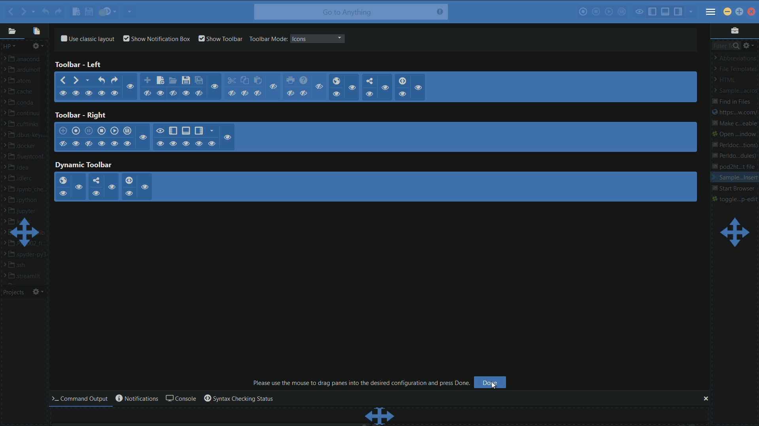 The image size is (759, 426). Describe the element at coordinates (174, 144) in the screenshot. I see `hide/show` at that location.